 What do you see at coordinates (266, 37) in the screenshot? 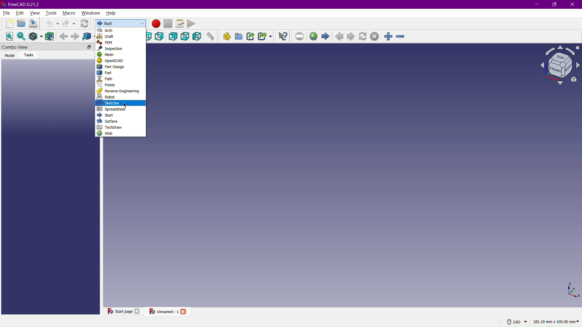
I see `Make a sub-link` at bounding box center [266, 37].